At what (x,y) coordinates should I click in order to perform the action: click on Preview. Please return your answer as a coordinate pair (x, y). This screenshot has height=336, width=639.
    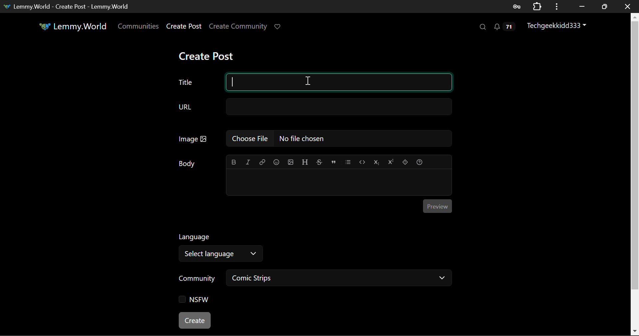
    Looking at the image, I should click on (438, 205).